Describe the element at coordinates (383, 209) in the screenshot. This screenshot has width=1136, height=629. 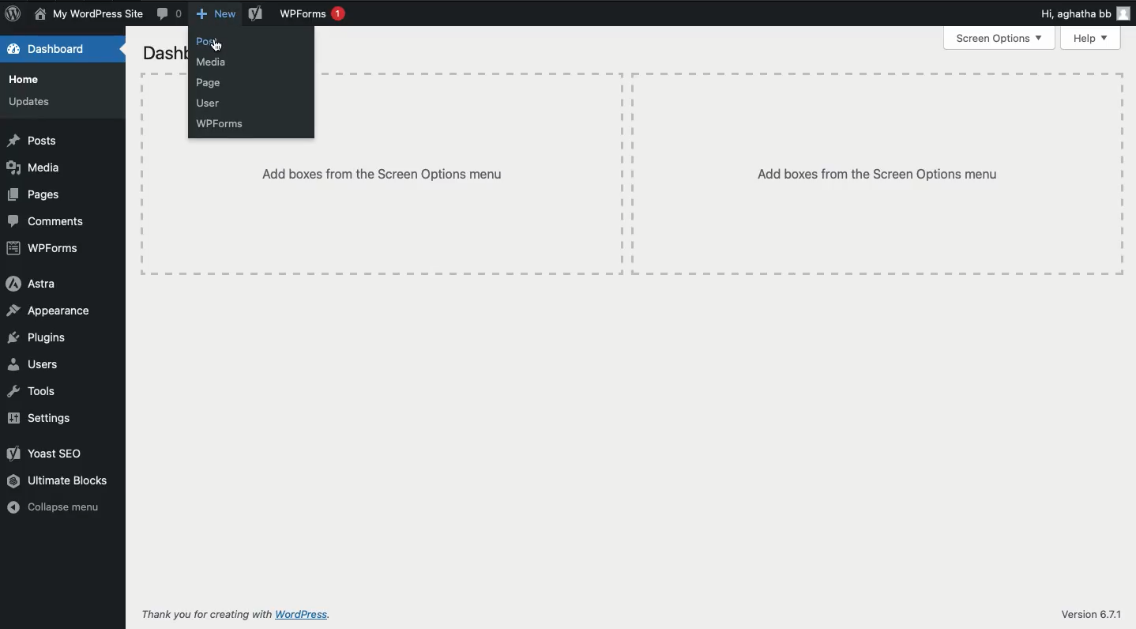
I see `` at that location.